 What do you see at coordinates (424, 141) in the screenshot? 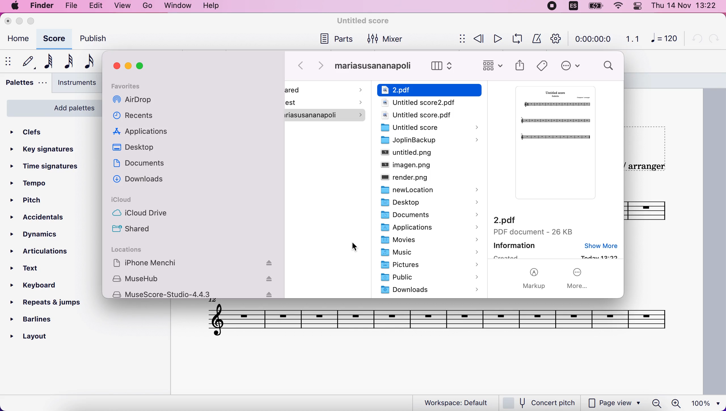
I see `.. JoplinBackup >` at bounding box center [424, 141].